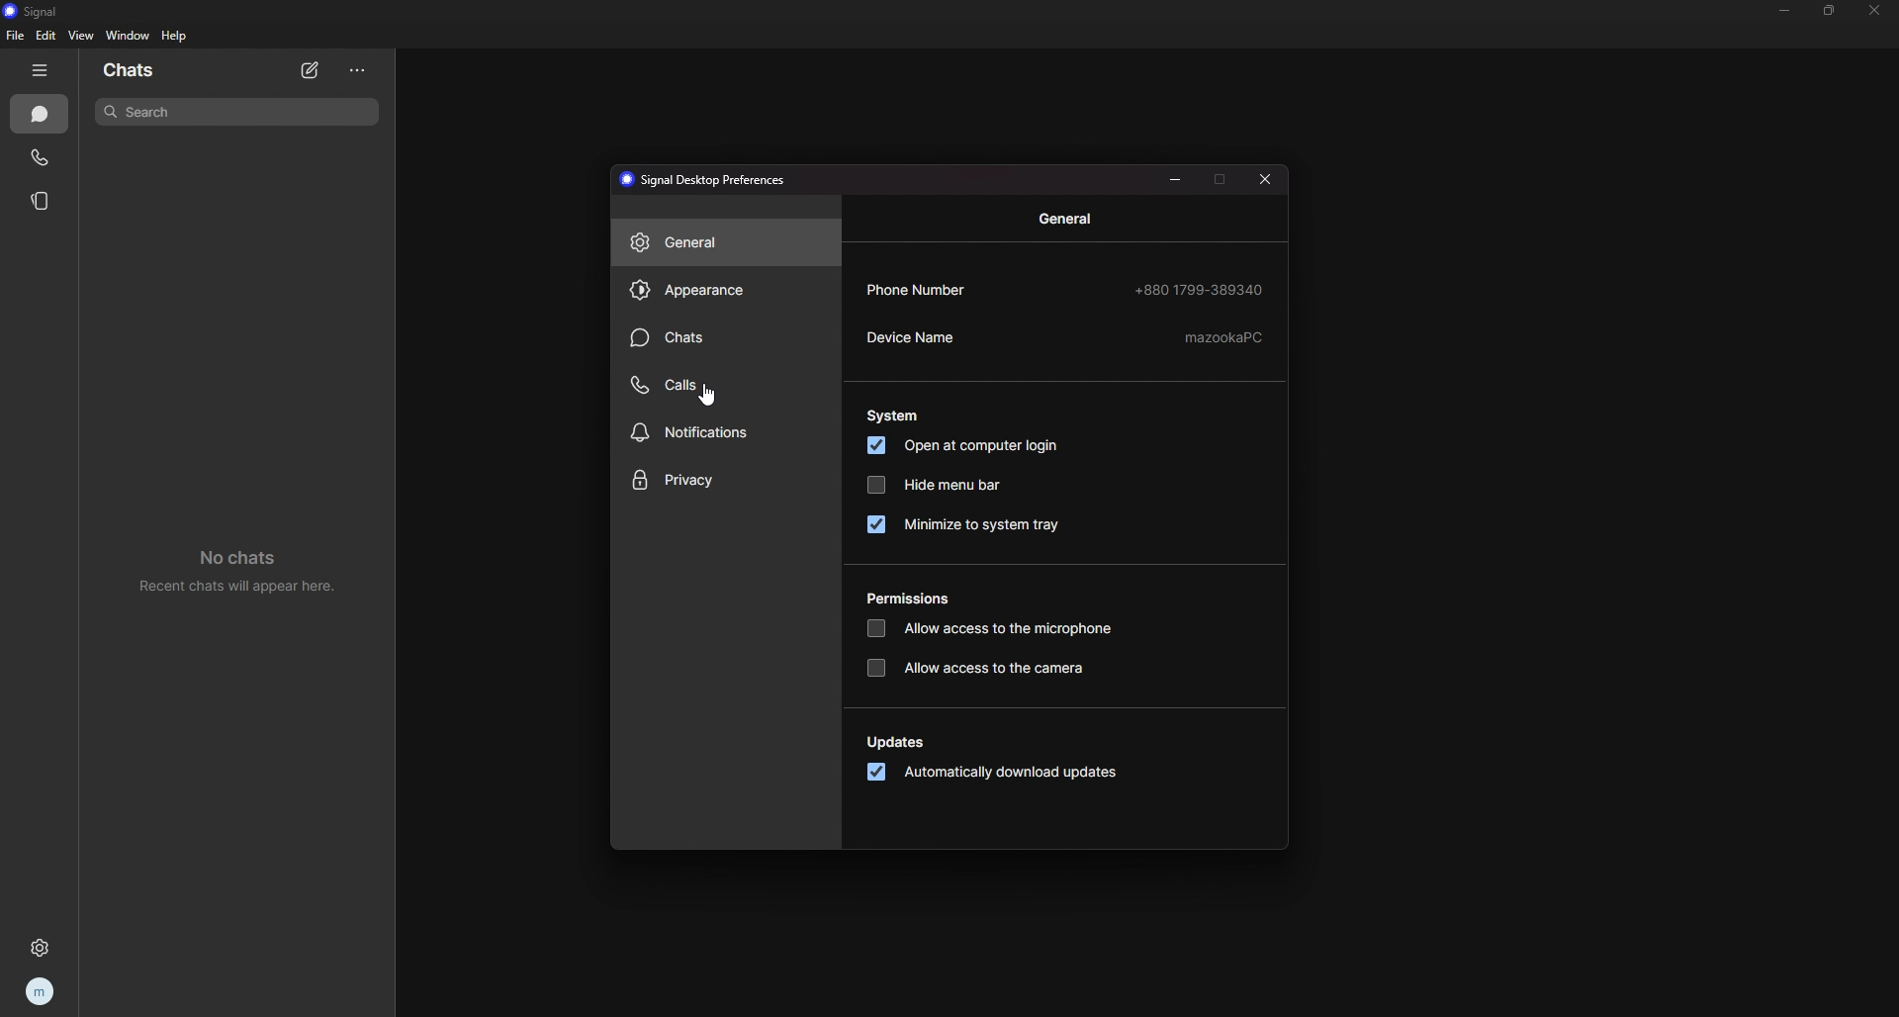  I want to click on view, so click(81, 36).